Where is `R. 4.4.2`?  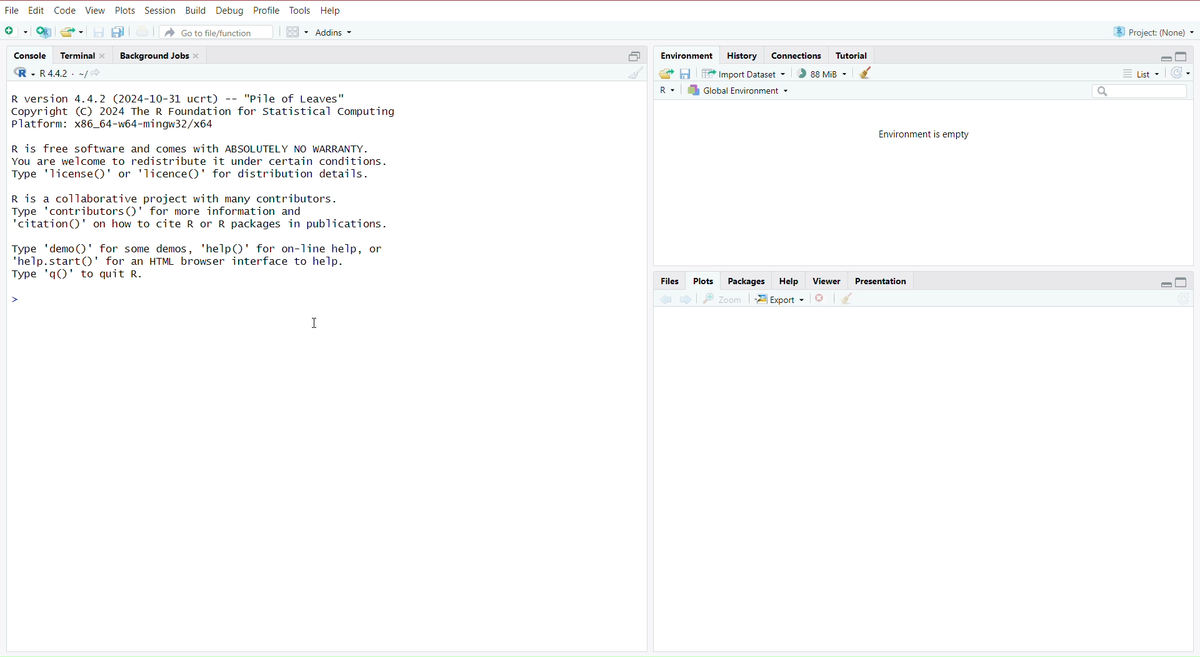 R. 4.4.2 is located at coordinates (47, 74).